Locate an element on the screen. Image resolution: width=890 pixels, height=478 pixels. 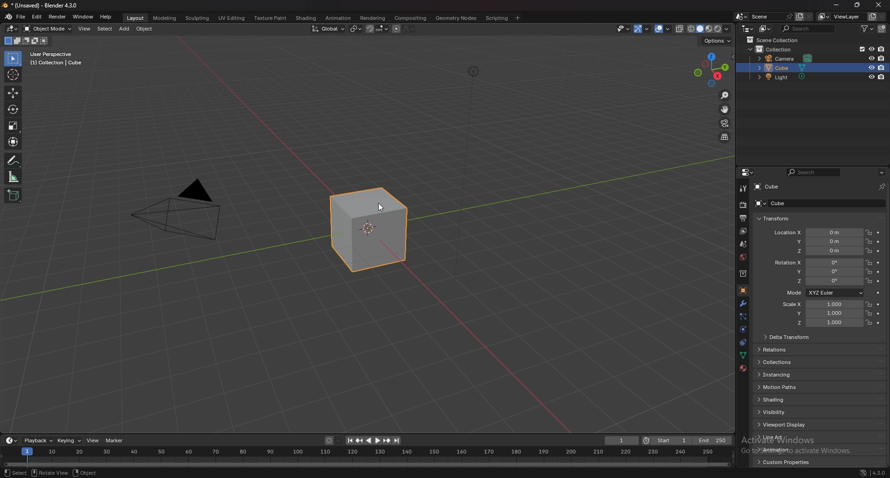
blender is located at coordinates (8, 17).